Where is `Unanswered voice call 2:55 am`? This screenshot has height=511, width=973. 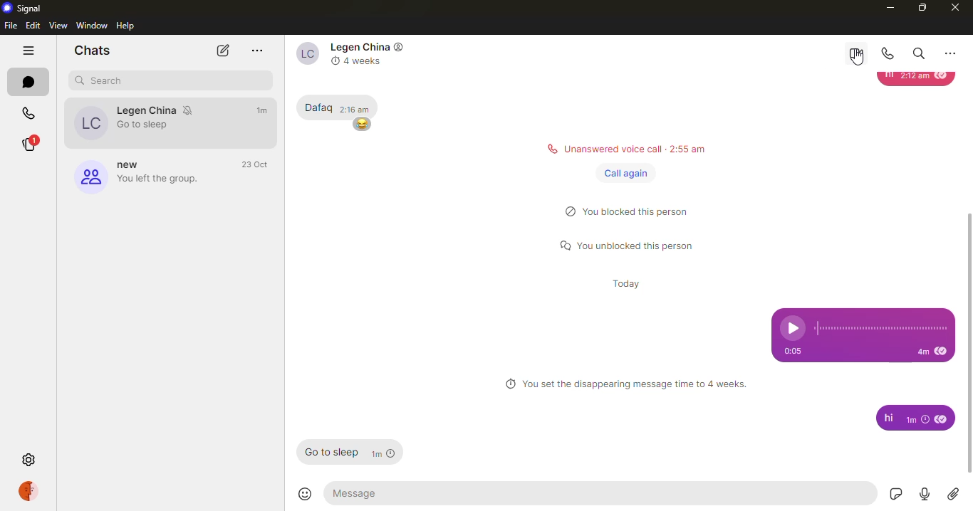
Unanswered voice call 2:55 am is located at coordinates (639, 147).